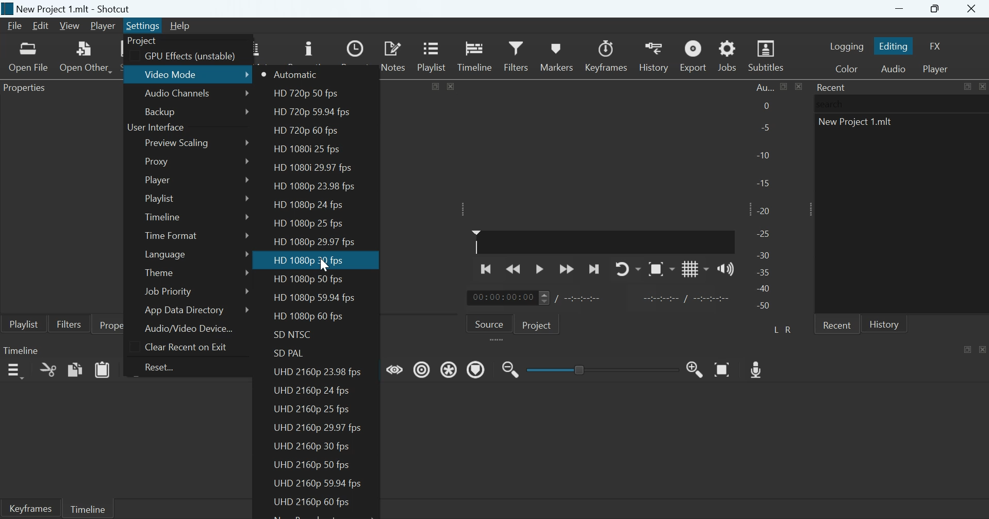  I want to click on History, so click(884, 323).